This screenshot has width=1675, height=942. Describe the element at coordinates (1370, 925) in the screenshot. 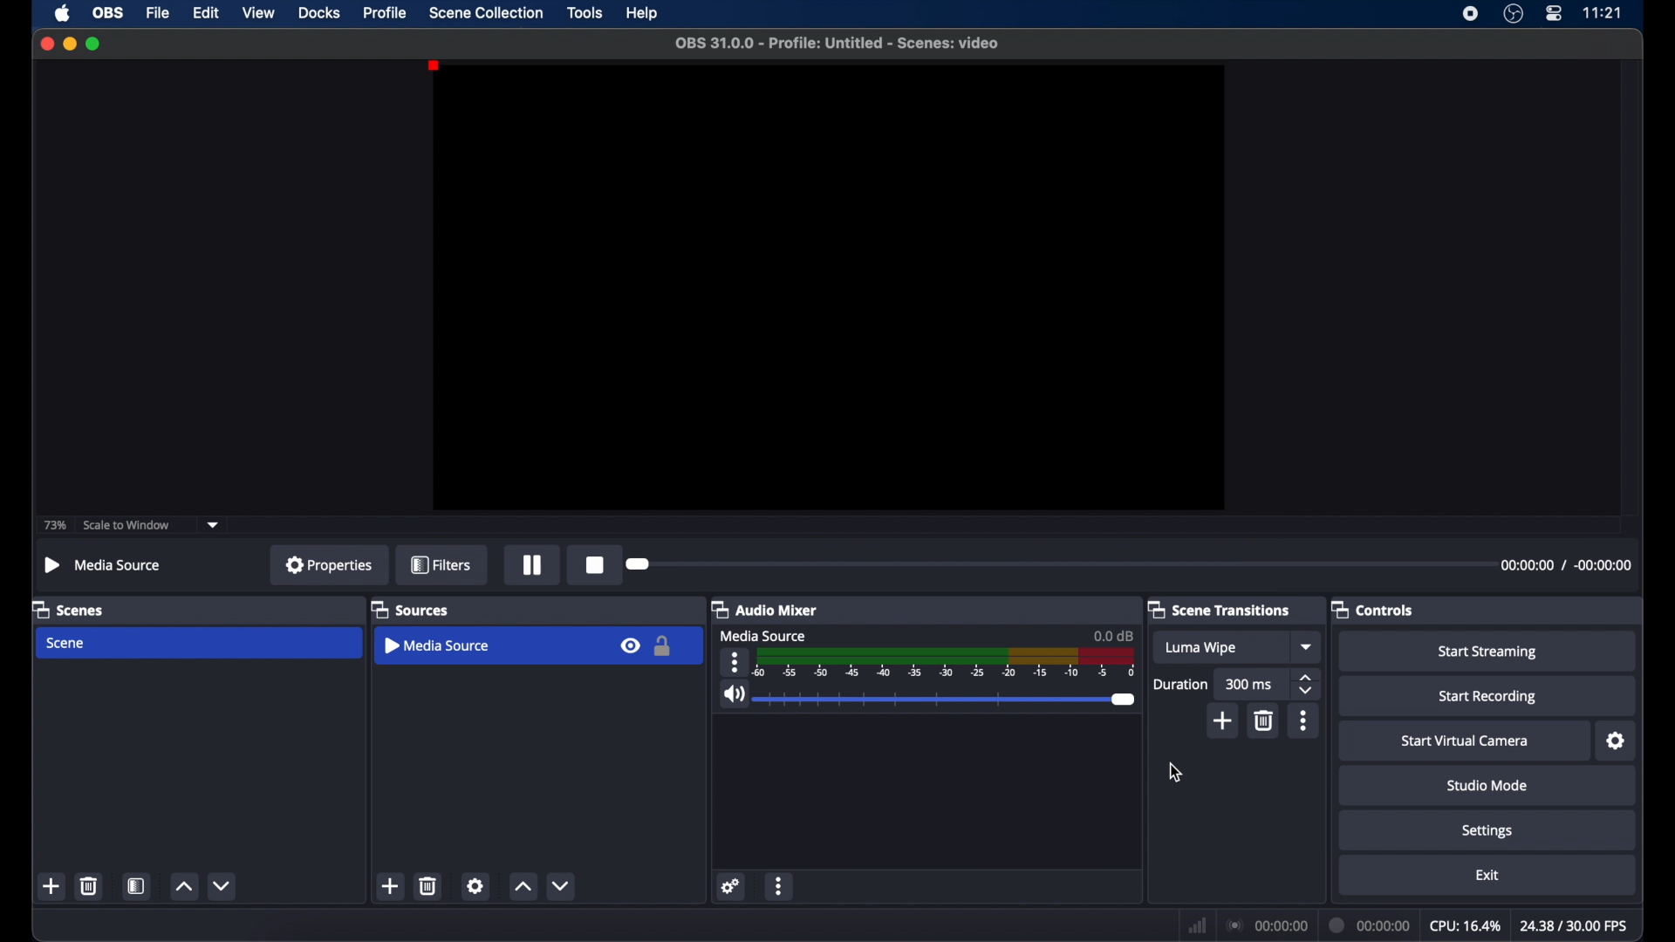

I see `duration` at that location.